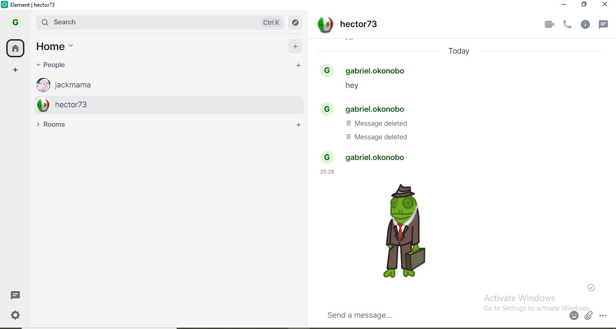 This screenshot has height=329, width=616. I want to click on NAVIGATE, so click(296, 23).